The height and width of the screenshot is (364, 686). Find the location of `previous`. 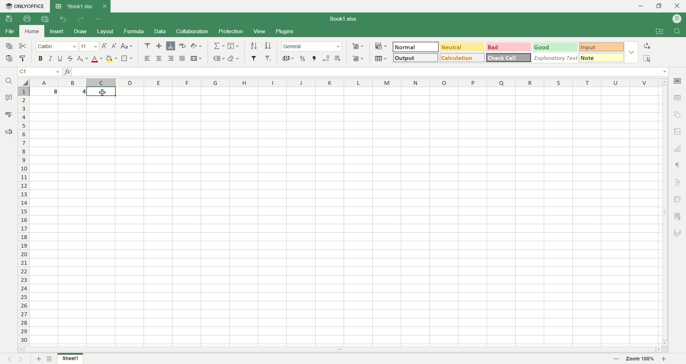

previous is located at coordinates (9, 358).